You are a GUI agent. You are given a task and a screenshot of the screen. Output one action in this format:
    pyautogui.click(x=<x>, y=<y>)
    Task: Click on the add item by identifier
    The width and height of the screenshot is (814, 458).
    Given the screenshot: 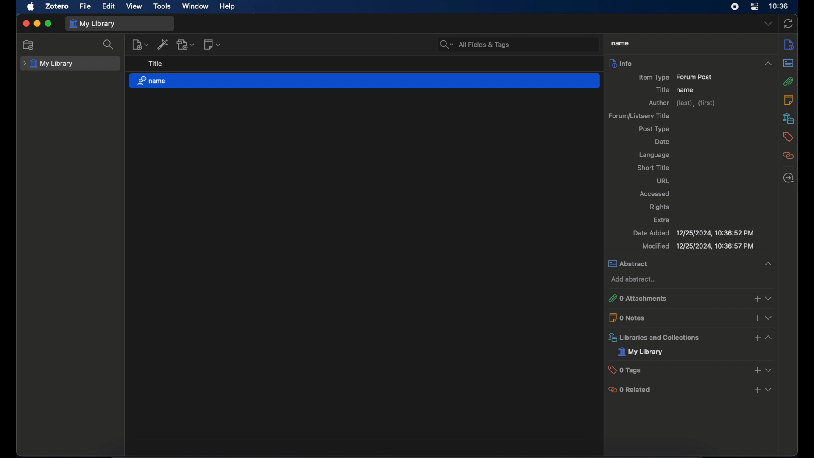 What is the action you would take?
    pyautogui.click(x=163, y=44)
    